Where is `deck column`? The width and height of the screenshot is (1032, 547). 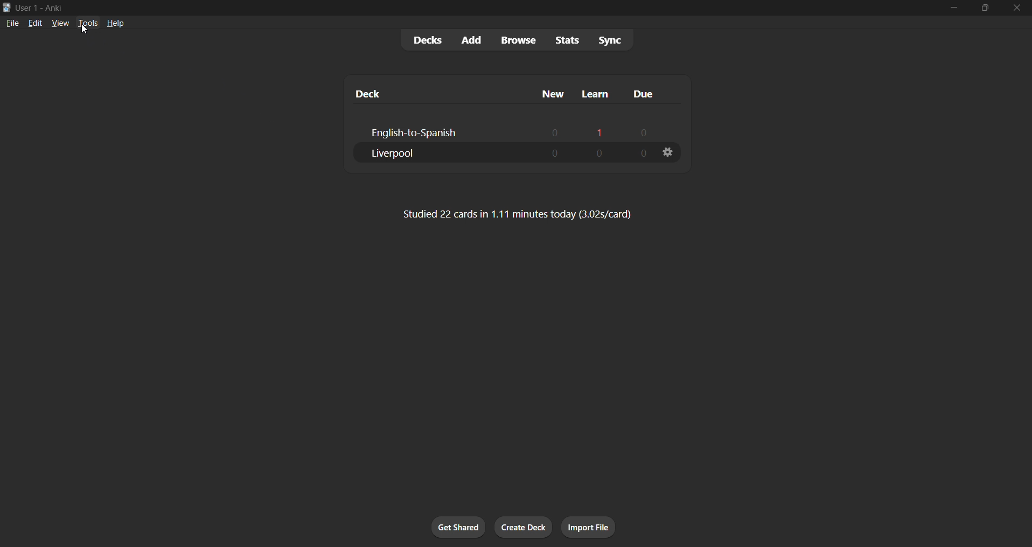
deck column is located at coordinates (434, 93).